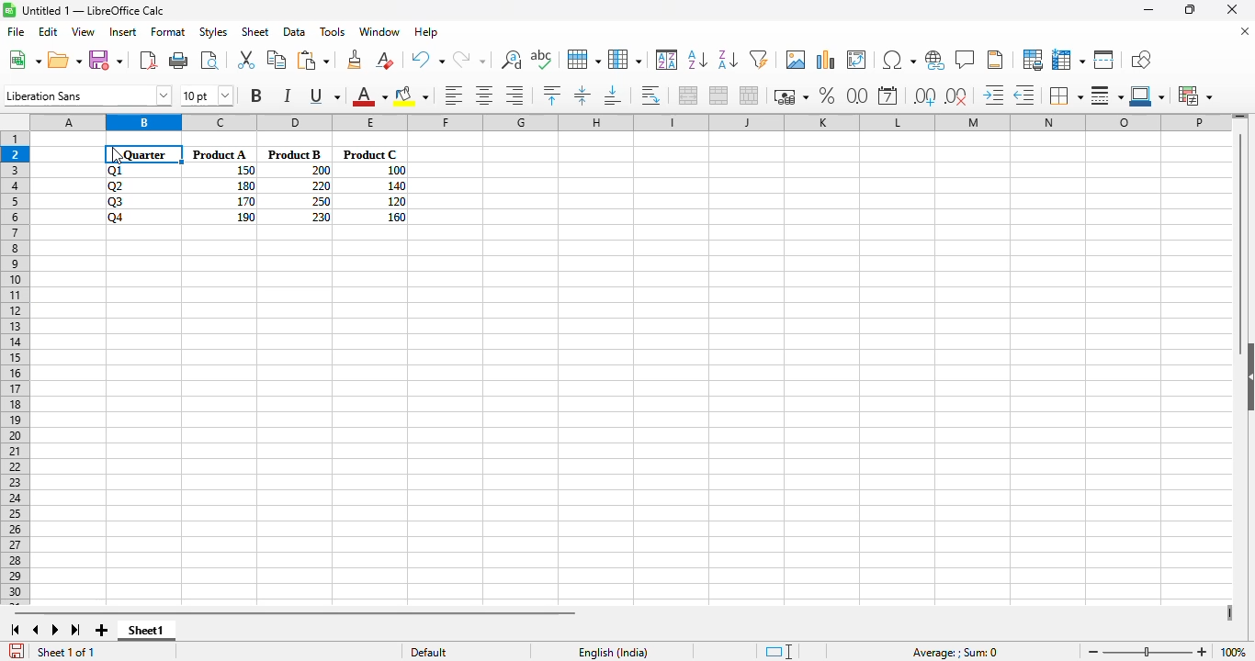 The height and width of the screenshot is (661, 1255). Describe the element at coordinates (118, 155) in the screenshot. I see `Cursor` at that location.